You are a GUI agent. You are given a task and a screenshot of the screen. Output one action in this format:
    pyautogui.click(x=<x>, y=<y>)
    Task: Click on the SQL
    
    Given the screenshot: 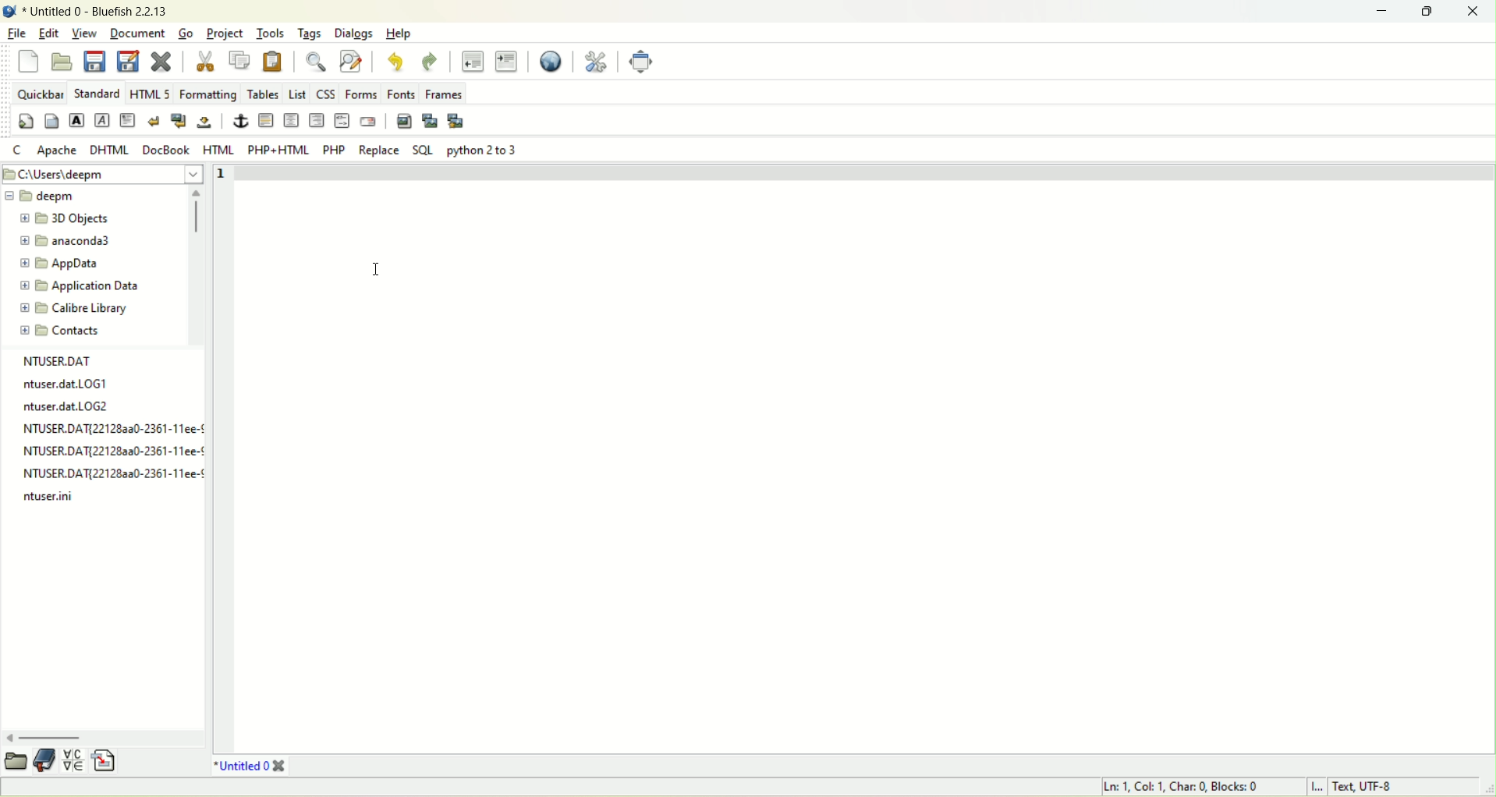 What is the action you would take?
    pyautogui.click(x=425, y=151)
    